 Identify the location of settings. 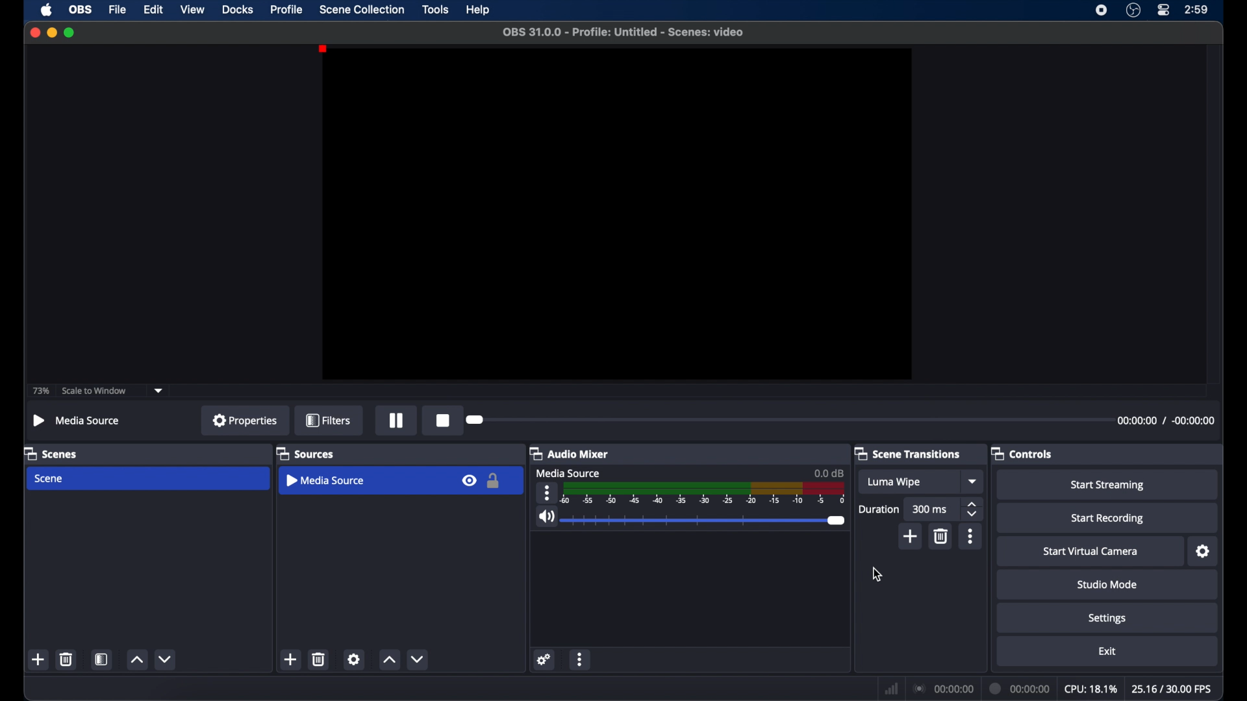
(1107, 619).